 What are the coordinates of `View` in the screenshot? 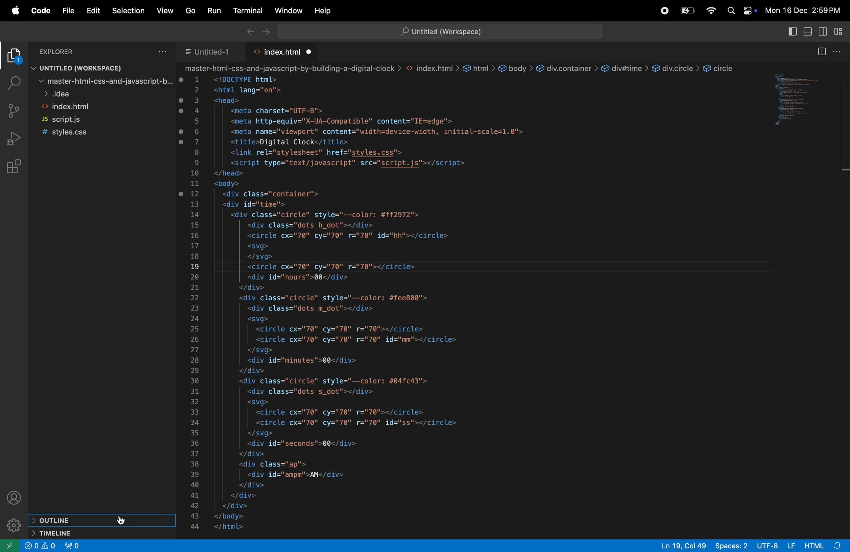 It's located at (164, 12).